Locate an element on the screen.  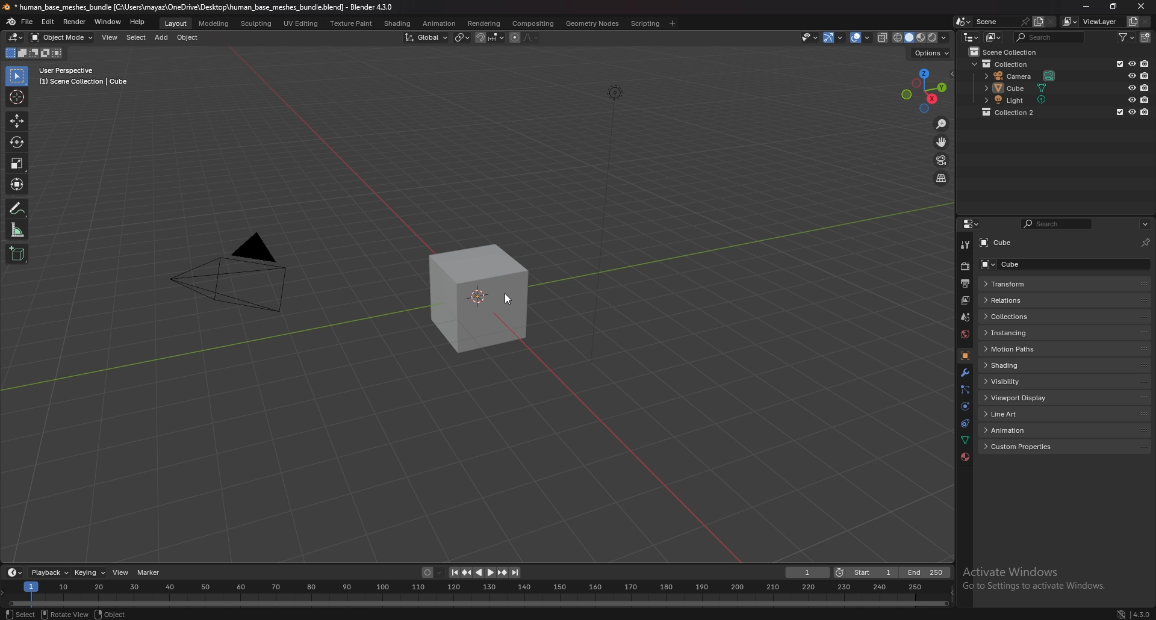
proportional editing objects is located at coordinates (525, 38).